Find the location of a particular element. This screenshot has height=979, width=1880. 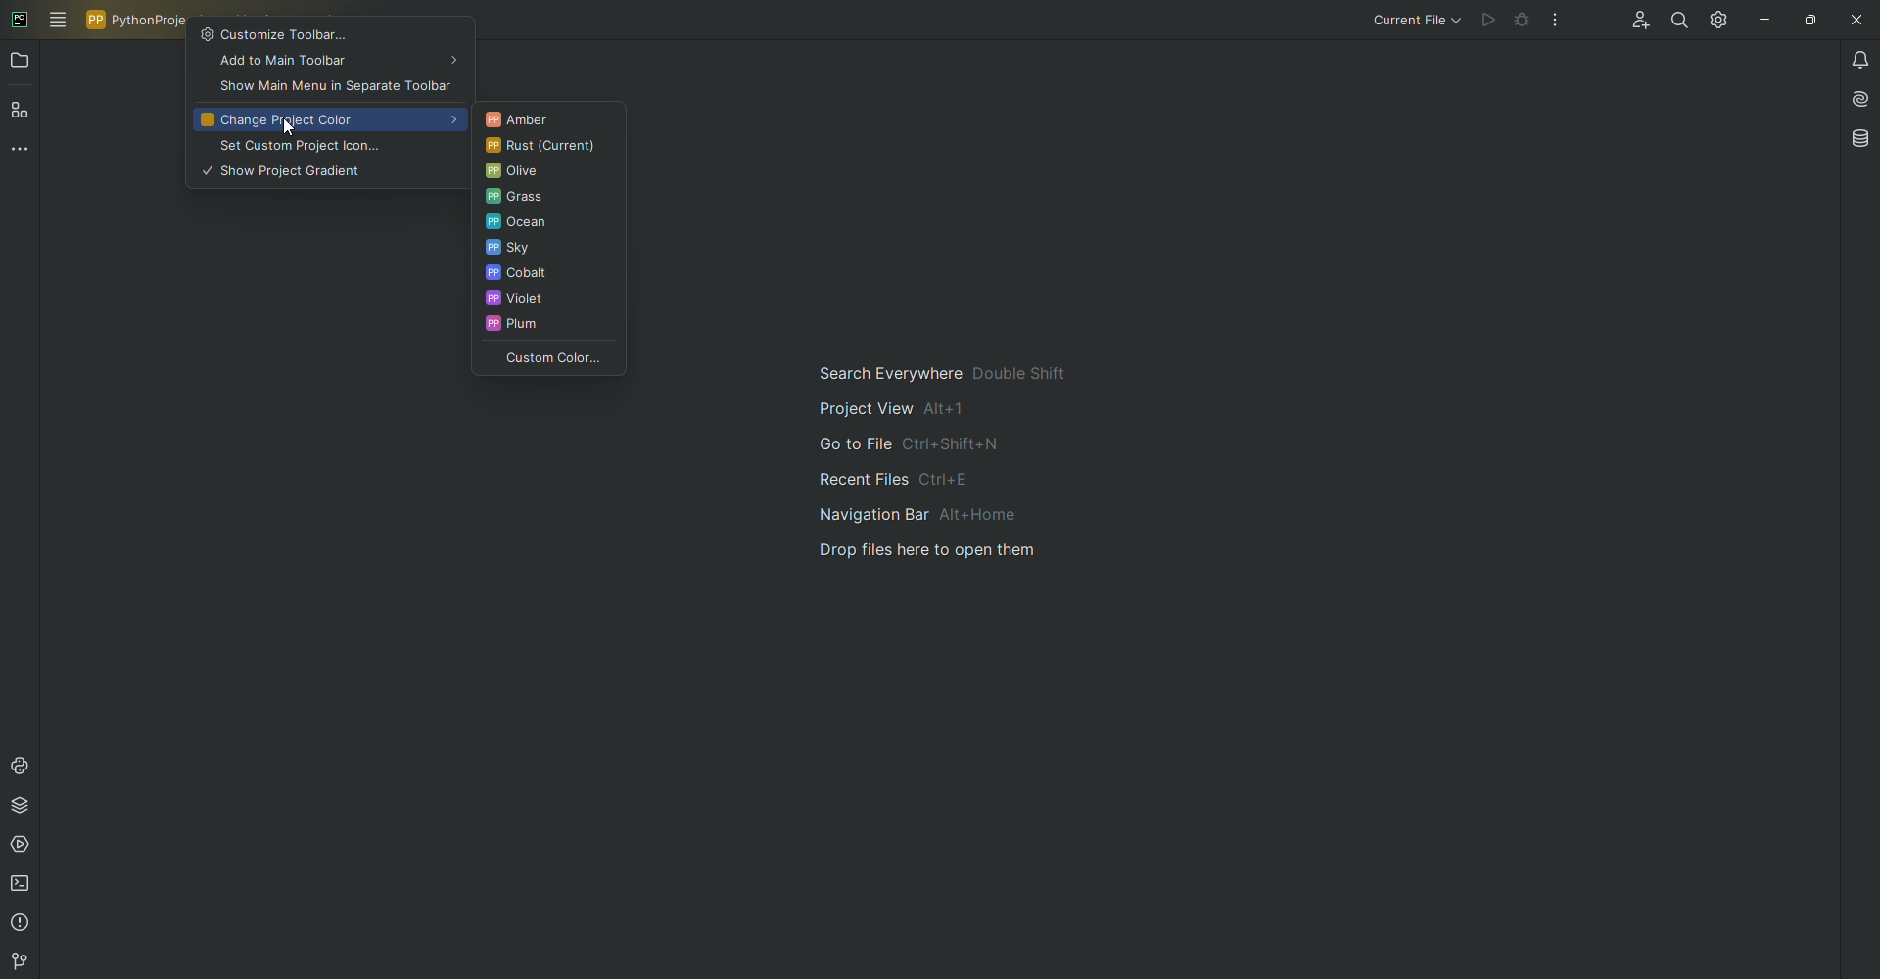

Structure is located at coordinates (23, 113).